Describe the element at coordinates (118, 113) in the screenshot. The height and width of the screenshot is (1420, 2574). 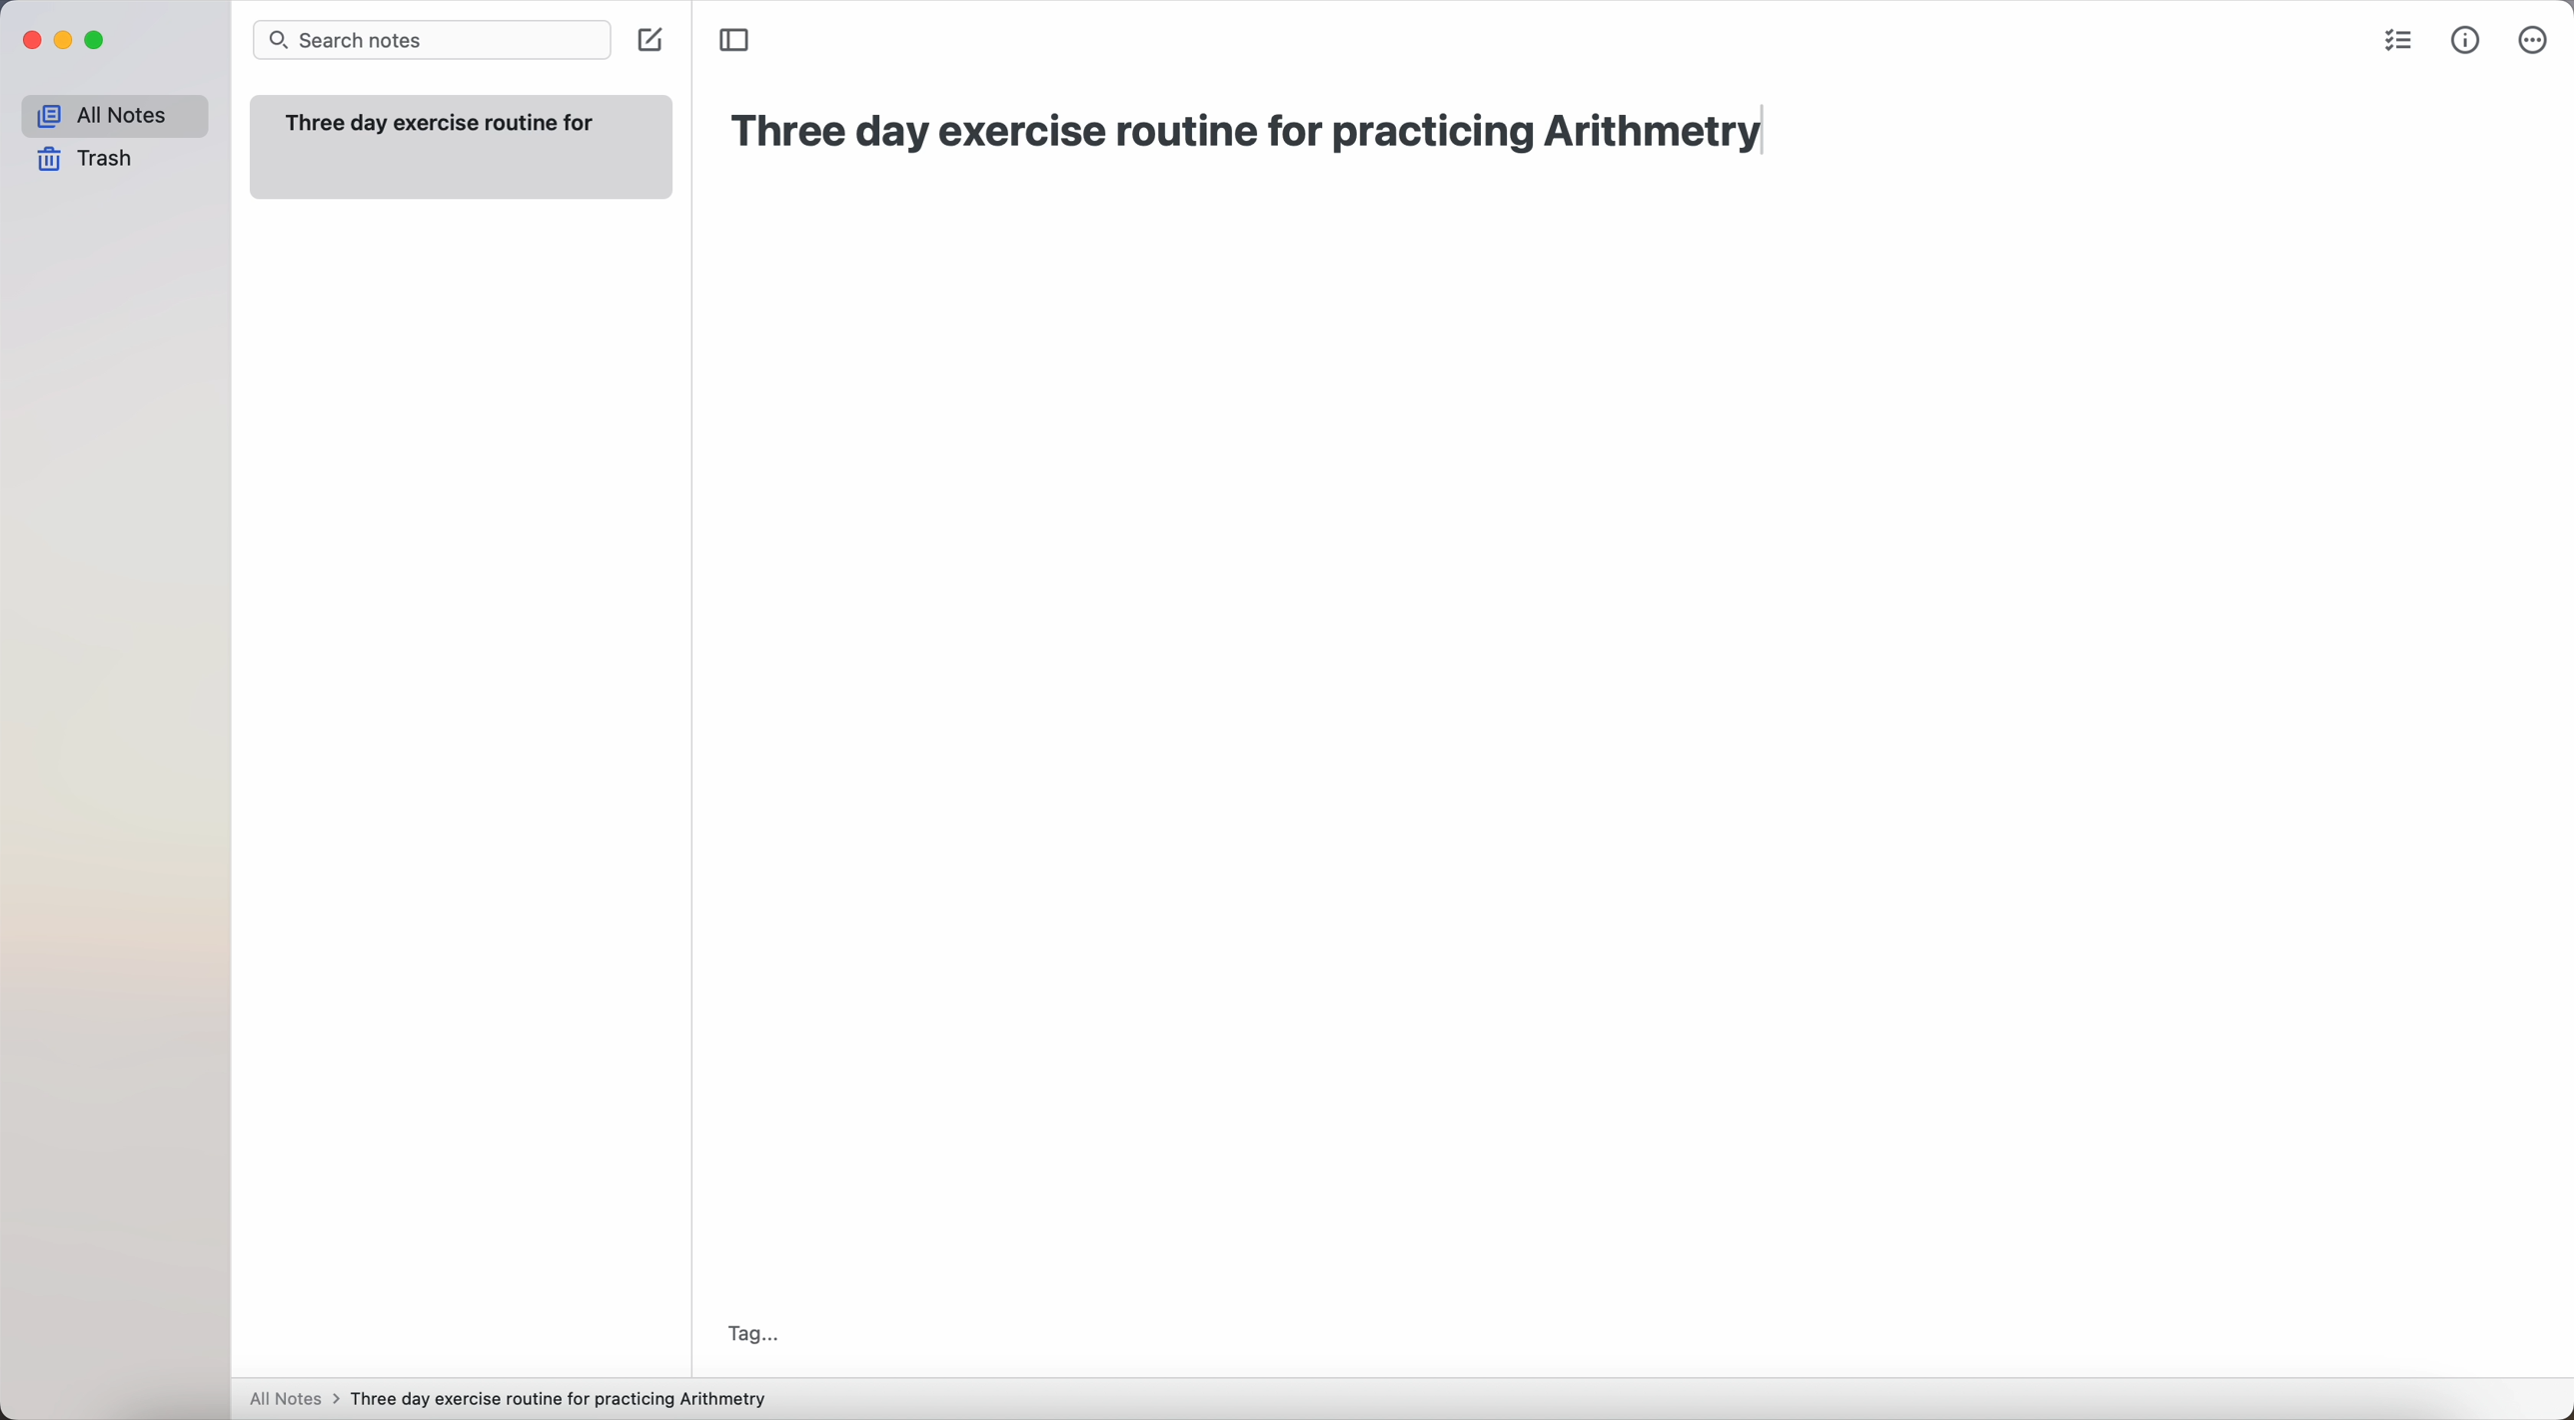
I see `all notes` at that location.